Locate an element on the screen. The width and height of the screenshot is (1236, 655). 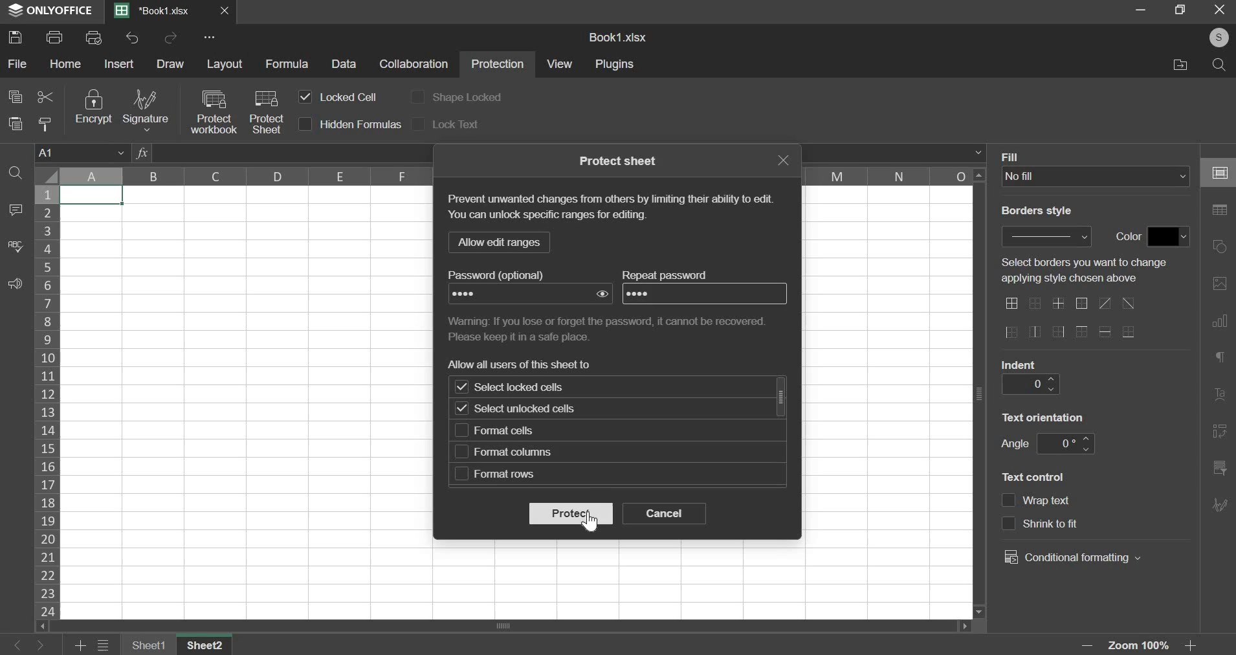
right side bar is located at coordinates (1223, 173).